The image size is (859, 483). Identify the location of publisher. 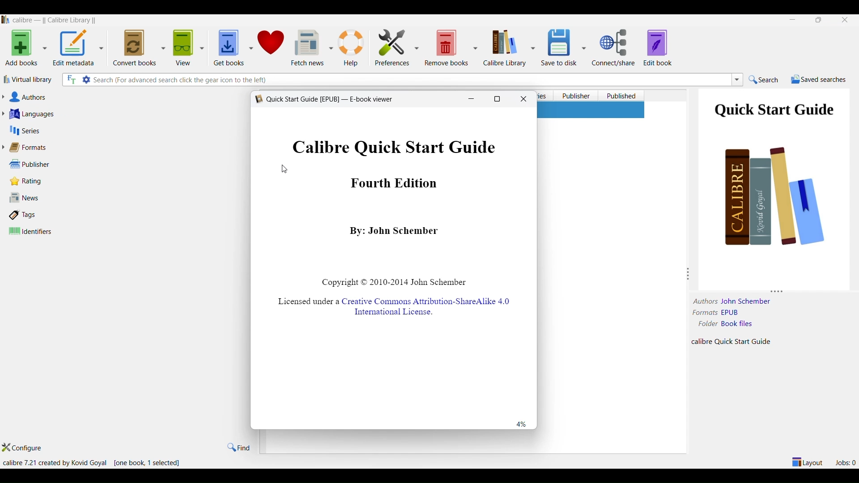
(576, 95).